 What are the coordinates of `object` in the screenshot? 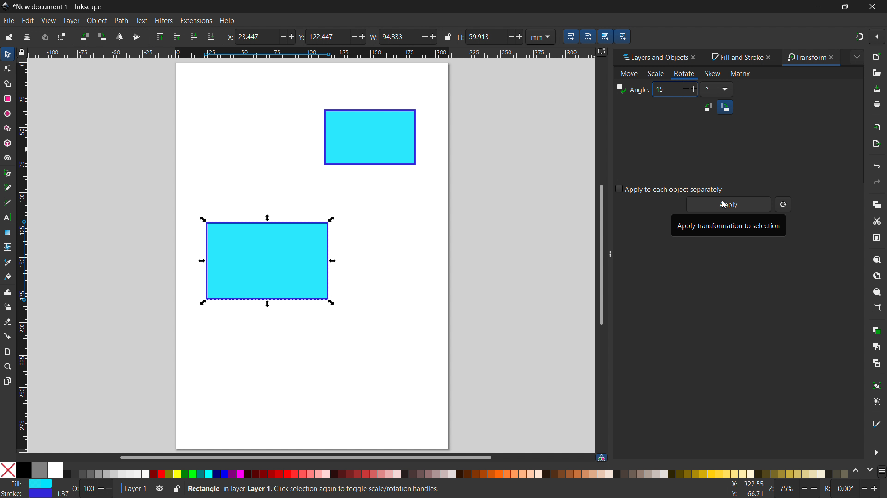 It's located at (97, 21).